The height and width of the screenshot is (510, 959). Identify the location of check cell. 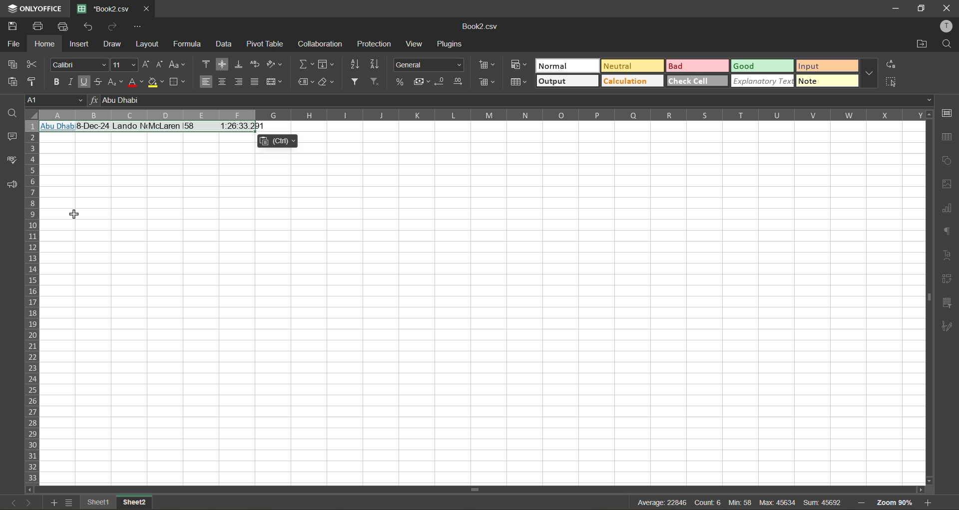
(697, 81).